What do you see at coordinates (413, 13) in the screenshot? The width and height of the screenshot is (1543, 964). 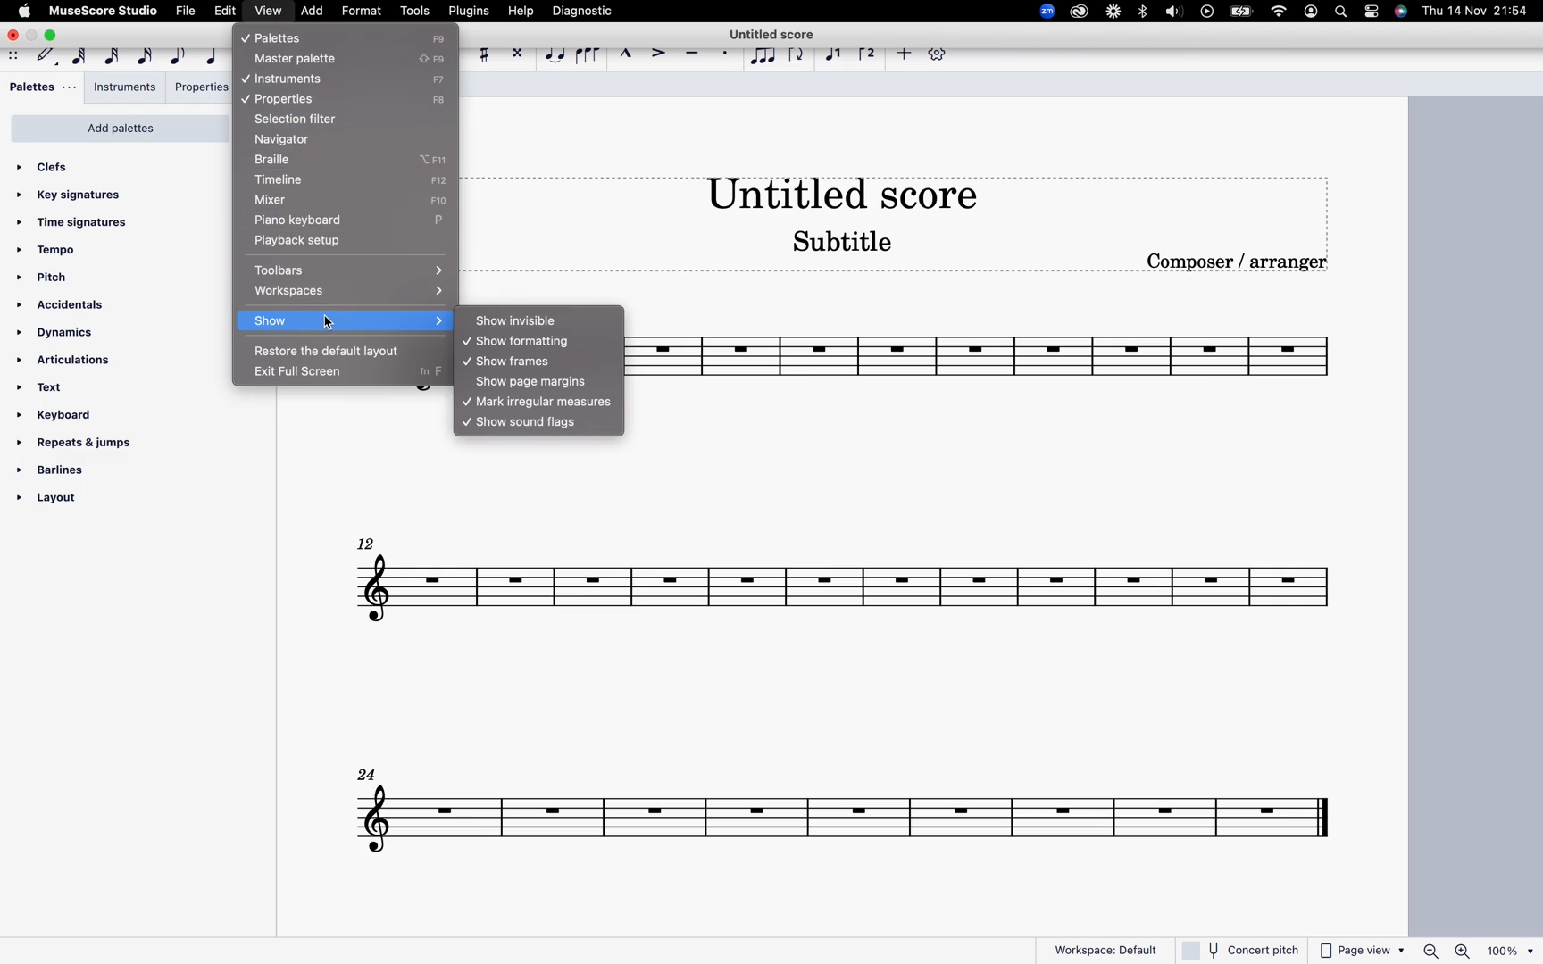 I see `tools` at bounding box center [413, 13].